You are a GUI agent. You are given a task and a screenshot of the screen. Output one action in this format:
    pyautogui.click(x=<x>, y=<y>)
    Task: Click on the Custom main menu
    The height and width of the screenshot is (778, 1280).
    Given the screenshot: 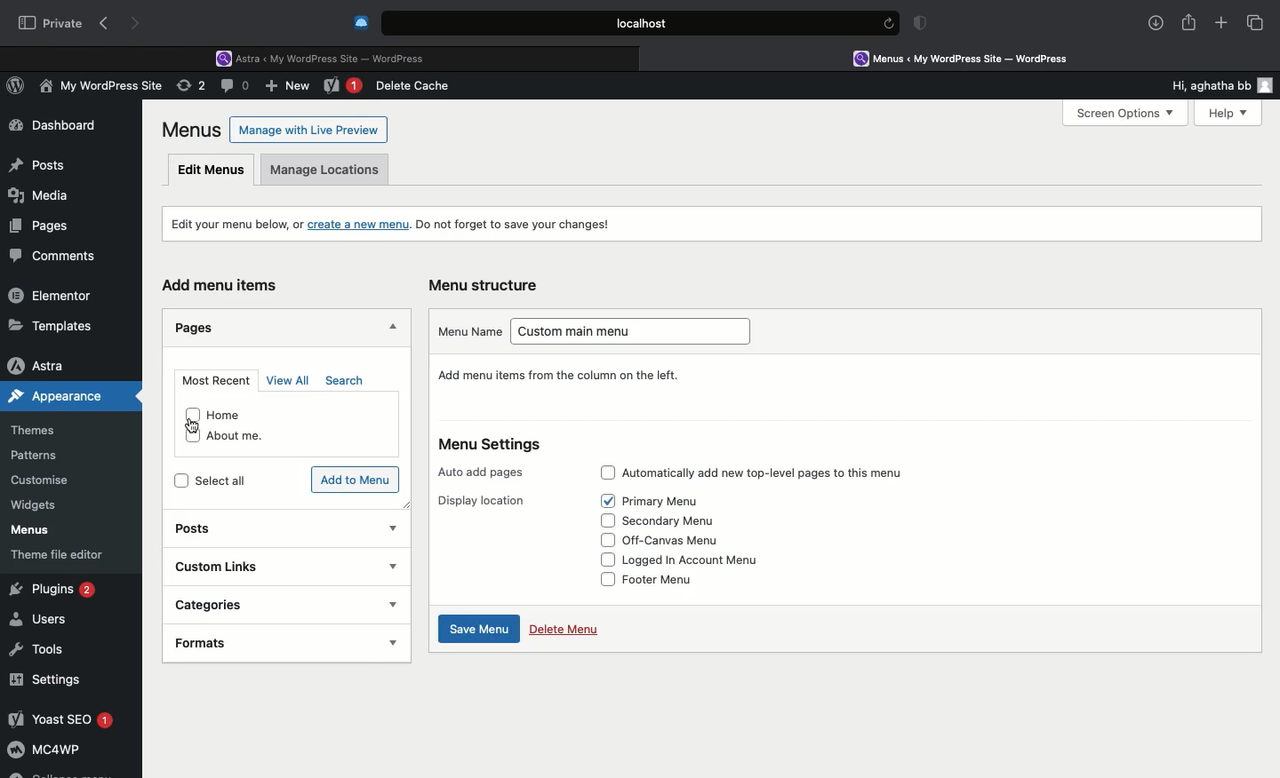 What is the action you would take?
    pyautogui.click(x=637, y=334)
    